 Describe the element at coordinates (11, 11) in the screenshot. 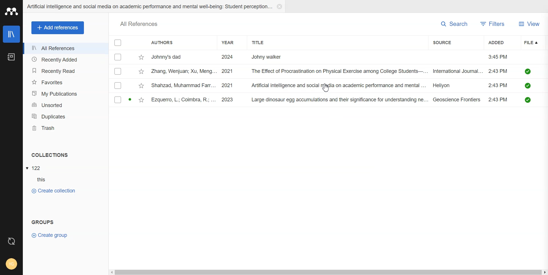

I see `Logo` at that location.